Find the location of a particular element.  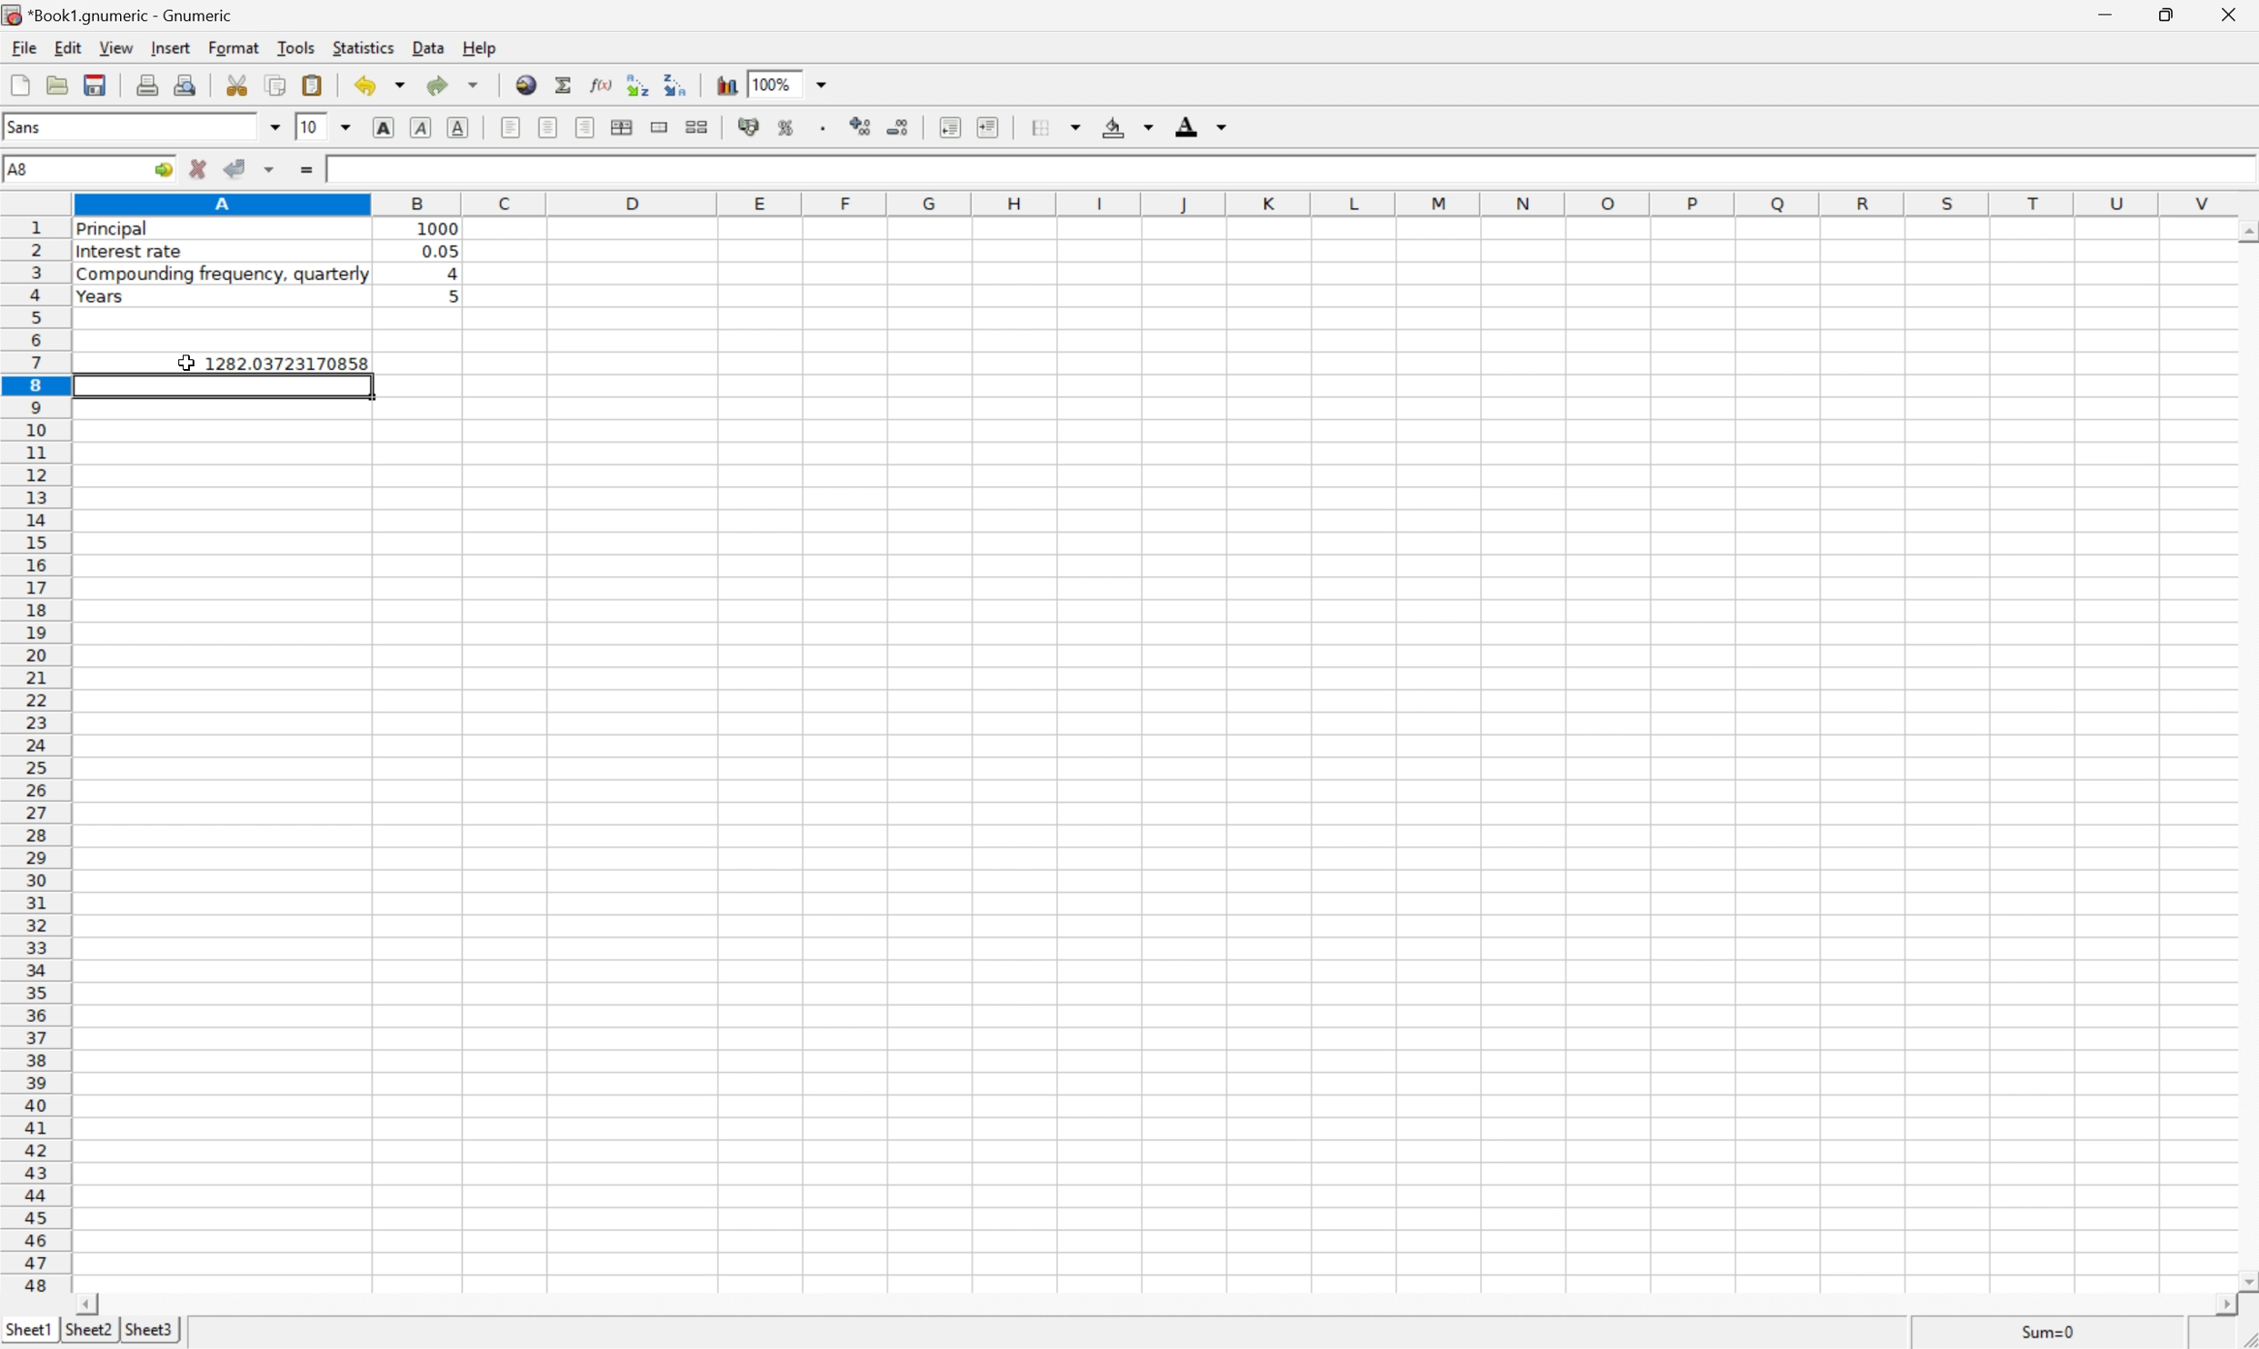

4 is located at coordinates (454, 272).